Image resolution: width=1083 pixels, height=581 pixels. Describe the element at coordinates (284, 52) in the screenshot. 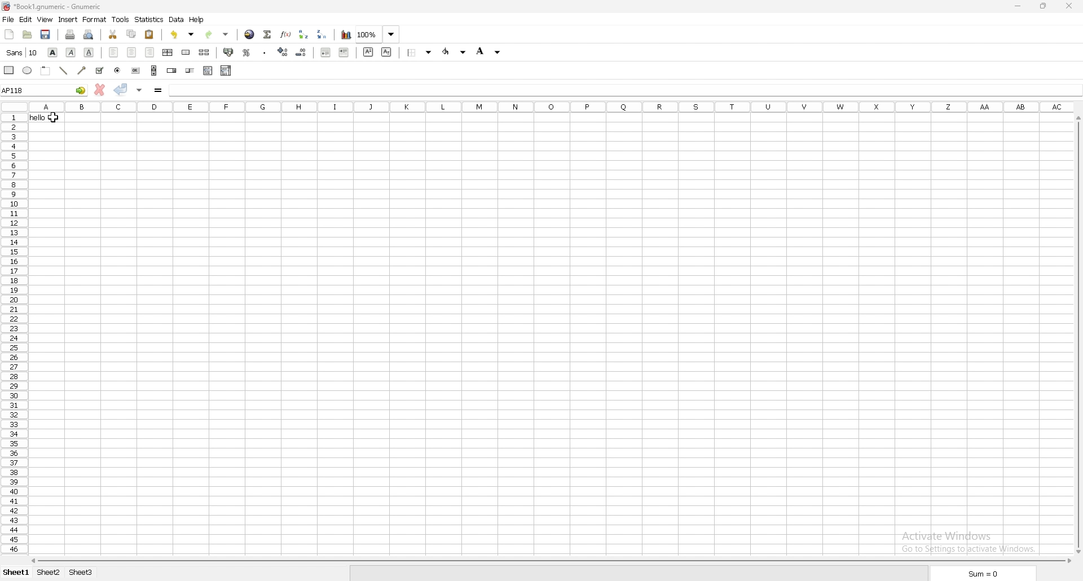

I see `increase decimals` at that location.